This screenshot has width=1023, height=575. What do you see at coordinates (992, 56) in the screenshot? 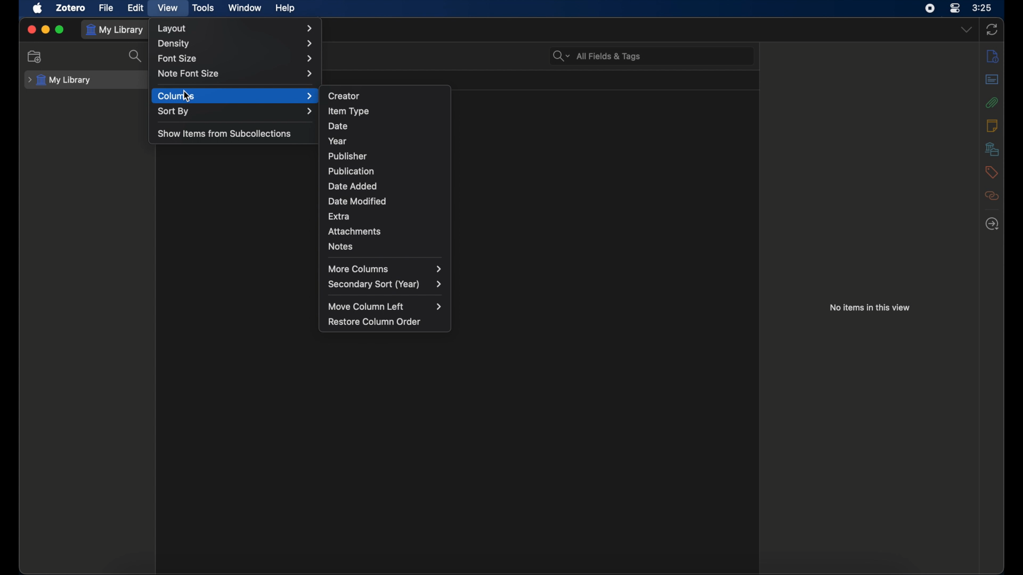
I see `info` at bounding box center [992, 56].